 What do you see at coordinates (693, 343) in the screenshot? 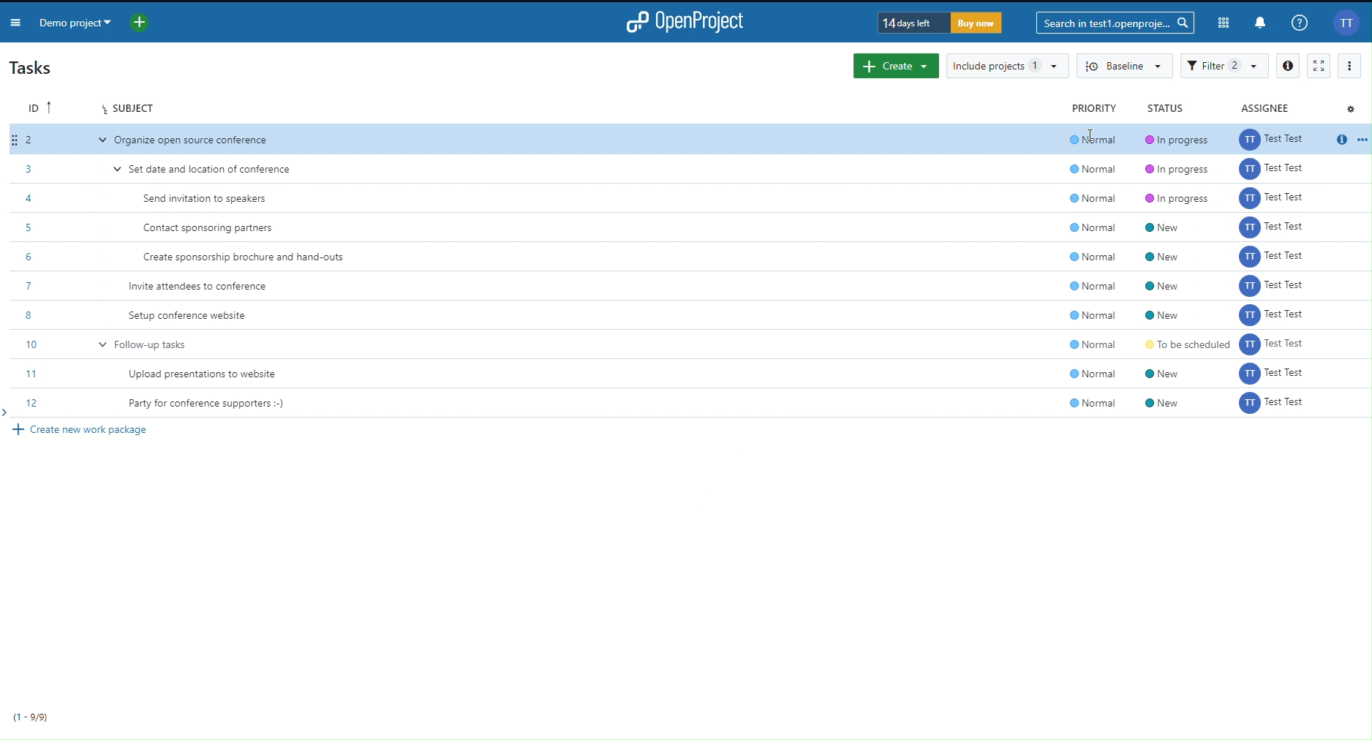
I see `10 wv Follow-up tasks @Normal © To be scheduled Test Test` at bounding box center [693, 343].